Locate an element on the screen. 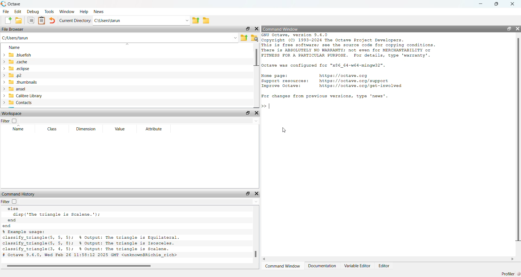  unlock widget is located at coordinates (247, 28).